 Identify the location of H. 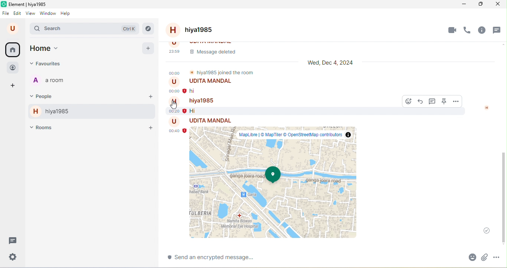
(487, 108).